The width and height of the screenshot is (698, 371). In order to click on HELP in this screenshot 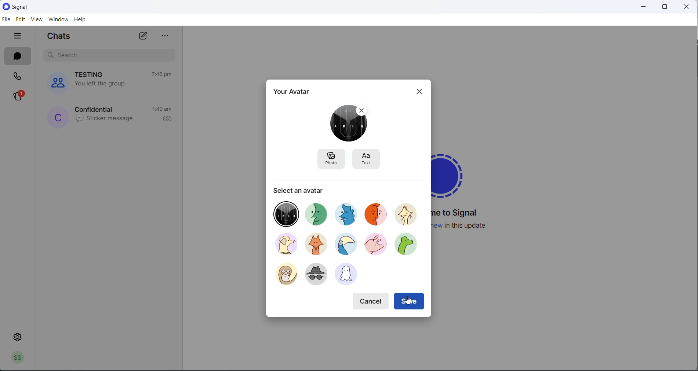, I will do `click(80, 19)`.